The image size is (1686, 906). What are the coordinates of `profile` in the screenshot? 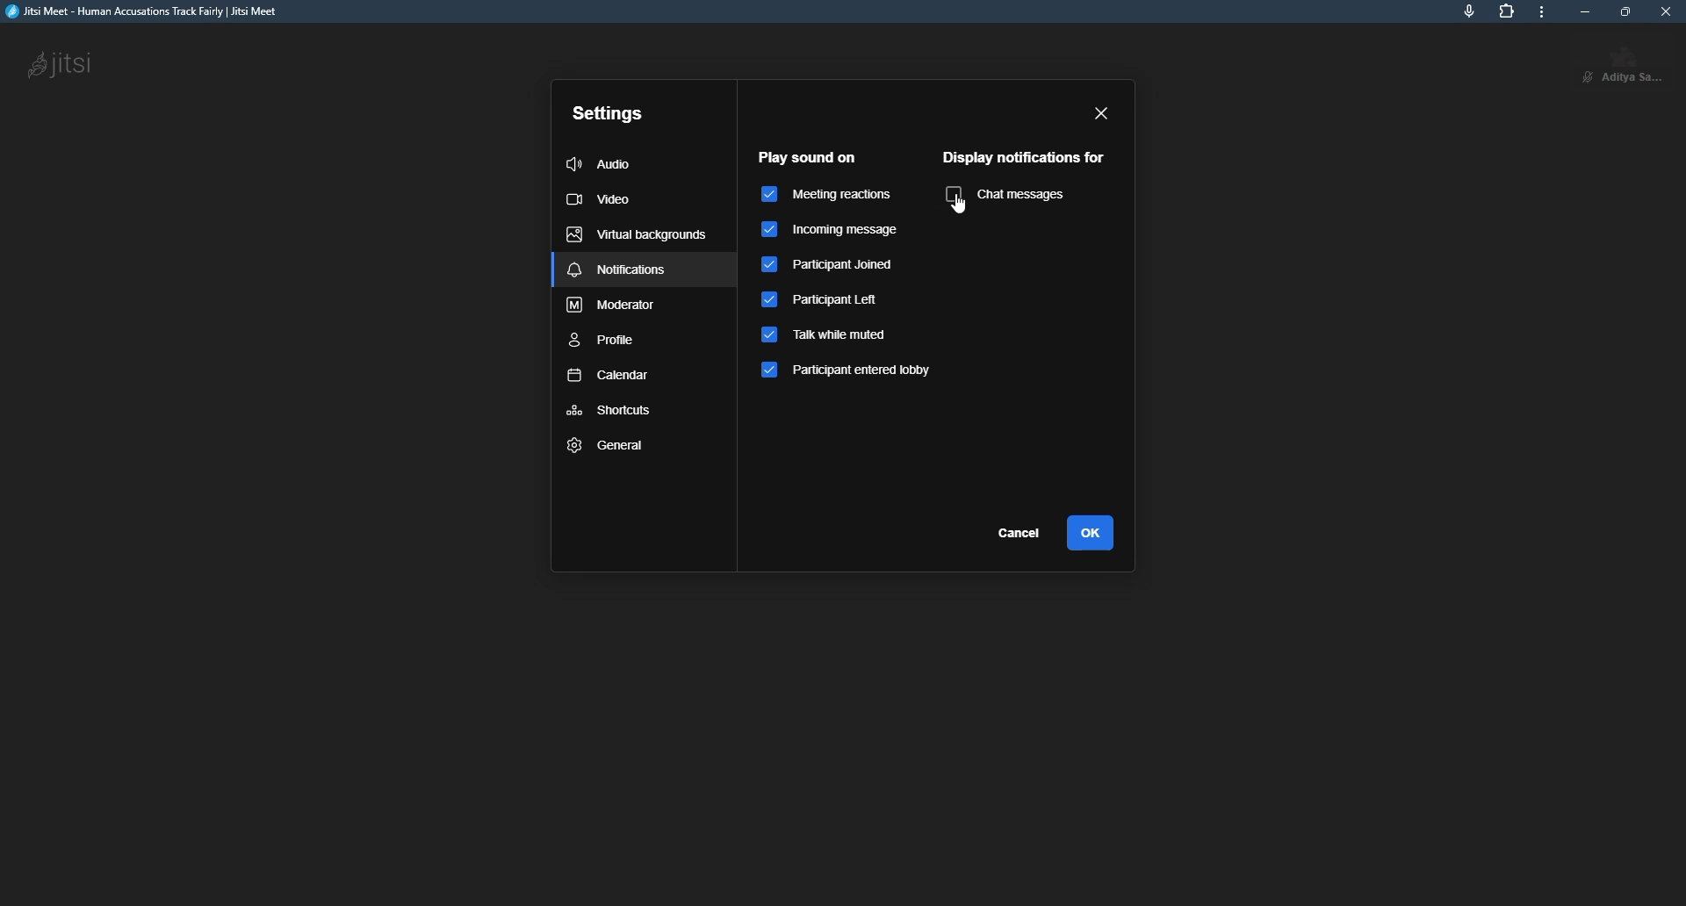 It's located at (603, 342).